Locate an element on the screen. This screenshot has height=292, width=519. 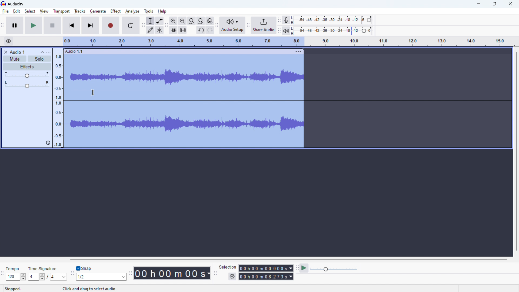
edit toolbar is located at coordinates (166, 25).